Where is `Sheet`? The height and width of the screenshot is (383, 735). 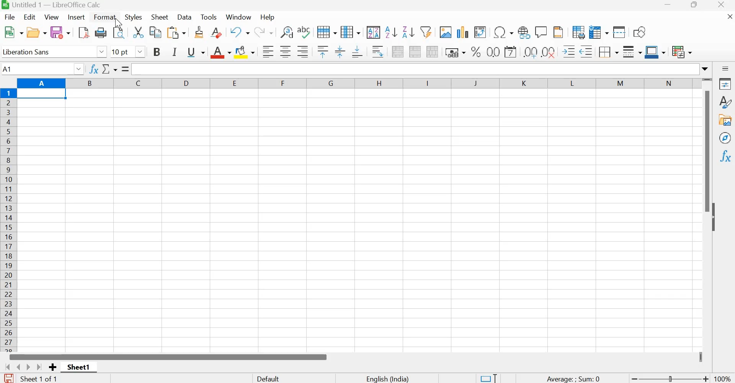 Sheet is located at coordinates (160, 16).